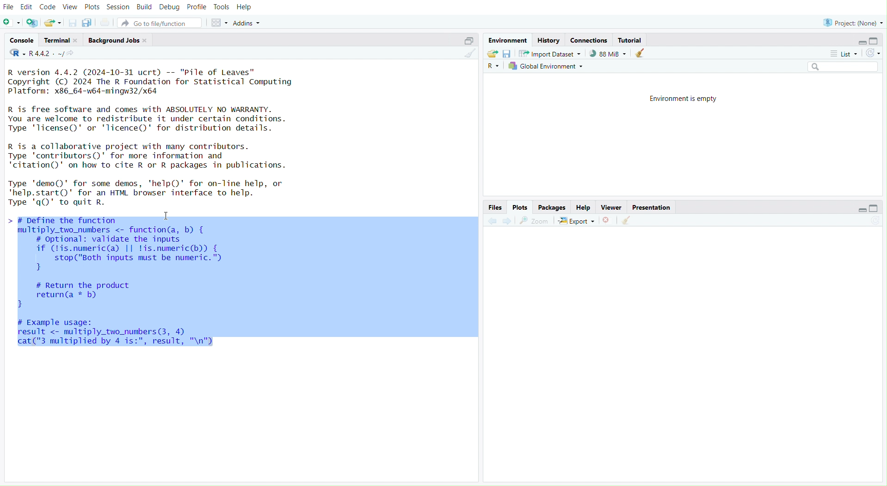 Image resolution: width=887 pixels, height=486 pixels. Describe the element at coordinates (875, 53) in the screenshot. I see `Refresh the list of objects in the environment` at that location.